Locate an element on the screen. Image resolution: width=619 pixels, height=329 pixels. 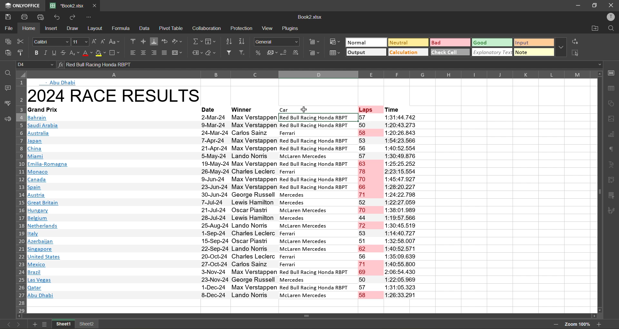
home is located at coordinates (29, 30).